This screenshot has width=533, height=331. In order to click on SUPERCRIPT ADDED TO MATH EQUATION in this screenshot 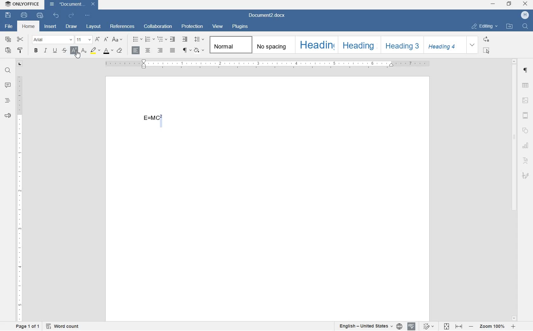, I will do `click(163, 115)`.